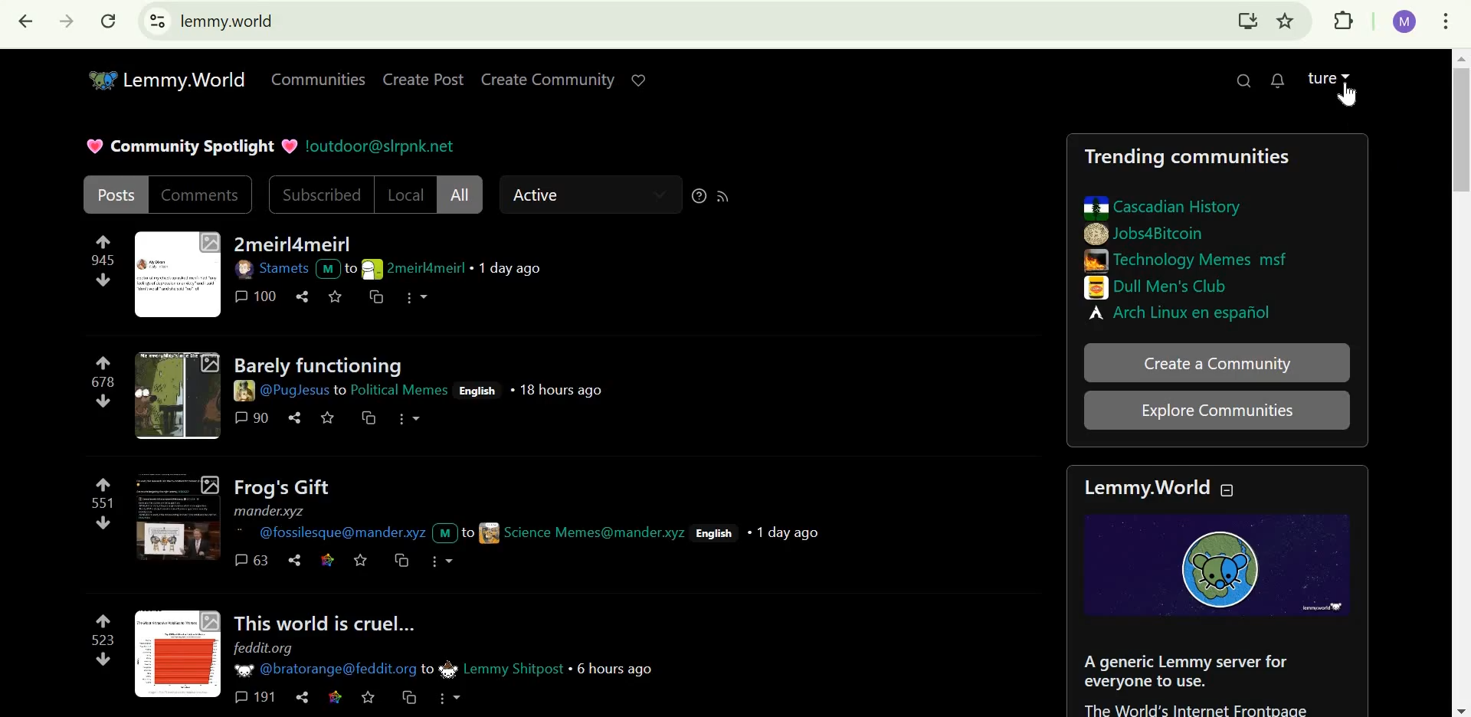 Image resolution: width=1471 pixels, height=717 pixels. Describe the element at coordinates (1218, 365) in the screenshot. I see `create a community` at that location.